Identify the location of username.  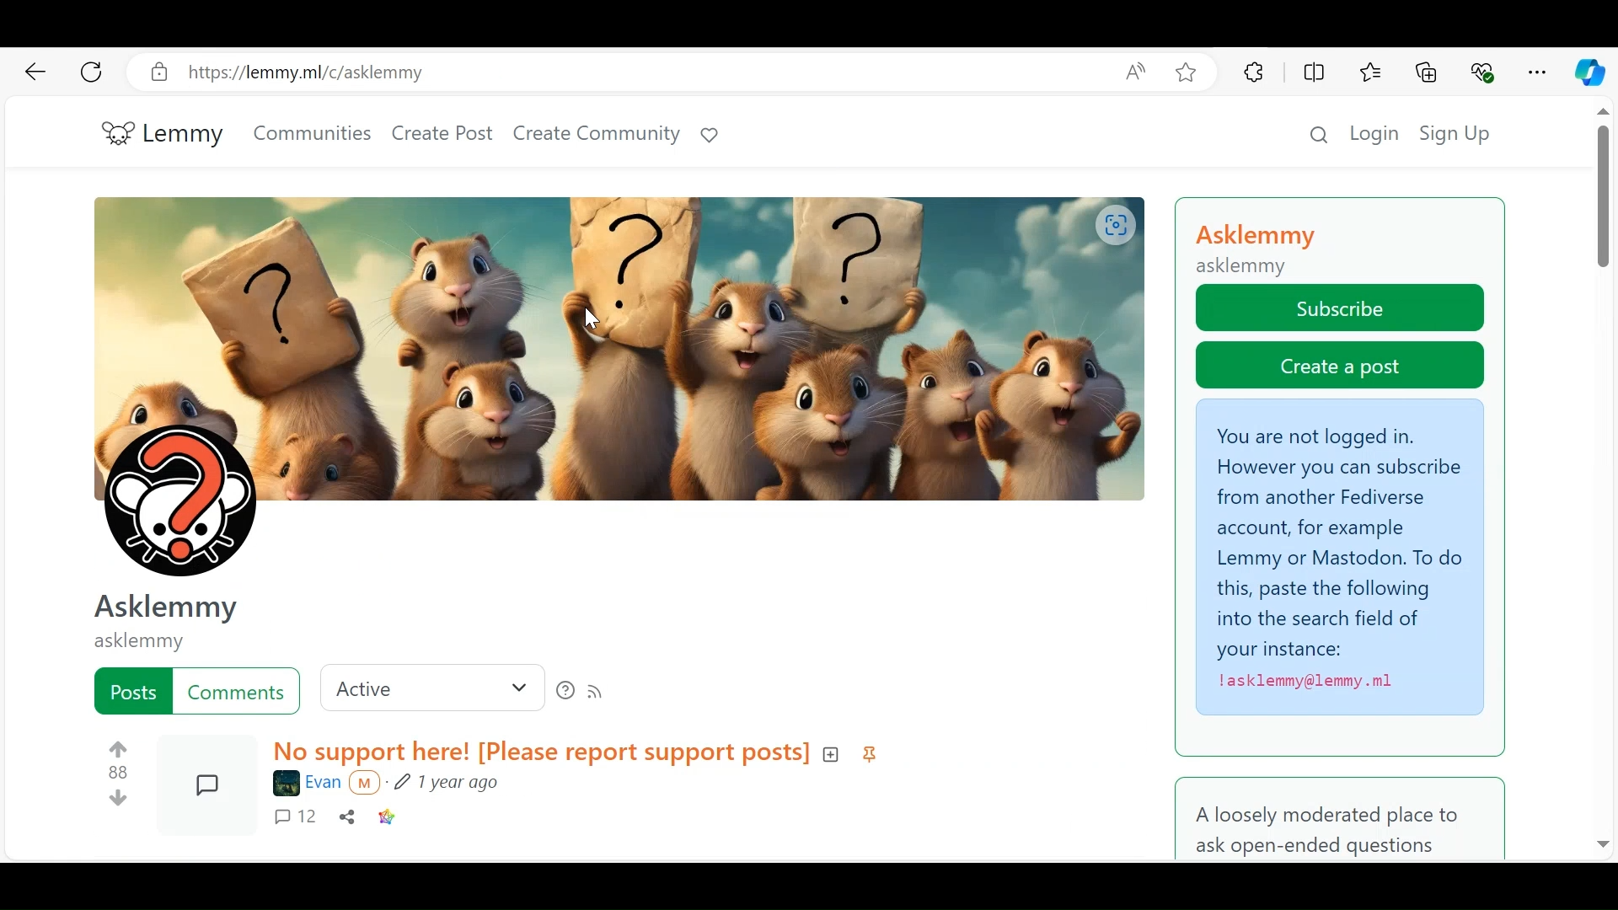
(142, 640).